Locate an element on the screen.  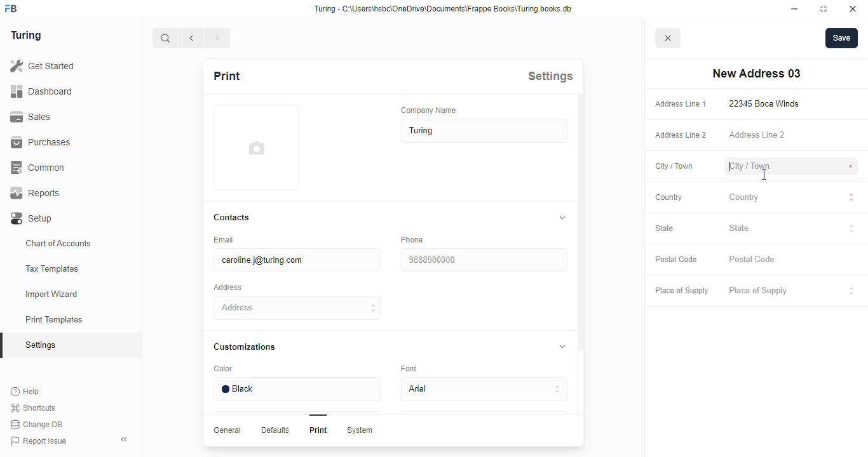
place of supply is located at coordinates (792, 291).